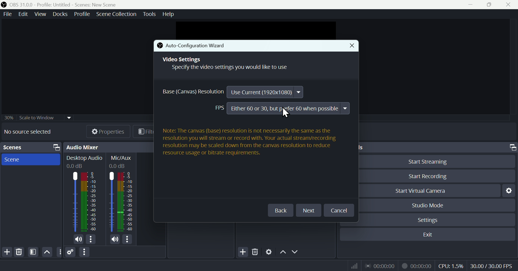  What do you see at coordinates (451, 265) in the screenshot?
I see `CPU` at bounding box center [451, 265].